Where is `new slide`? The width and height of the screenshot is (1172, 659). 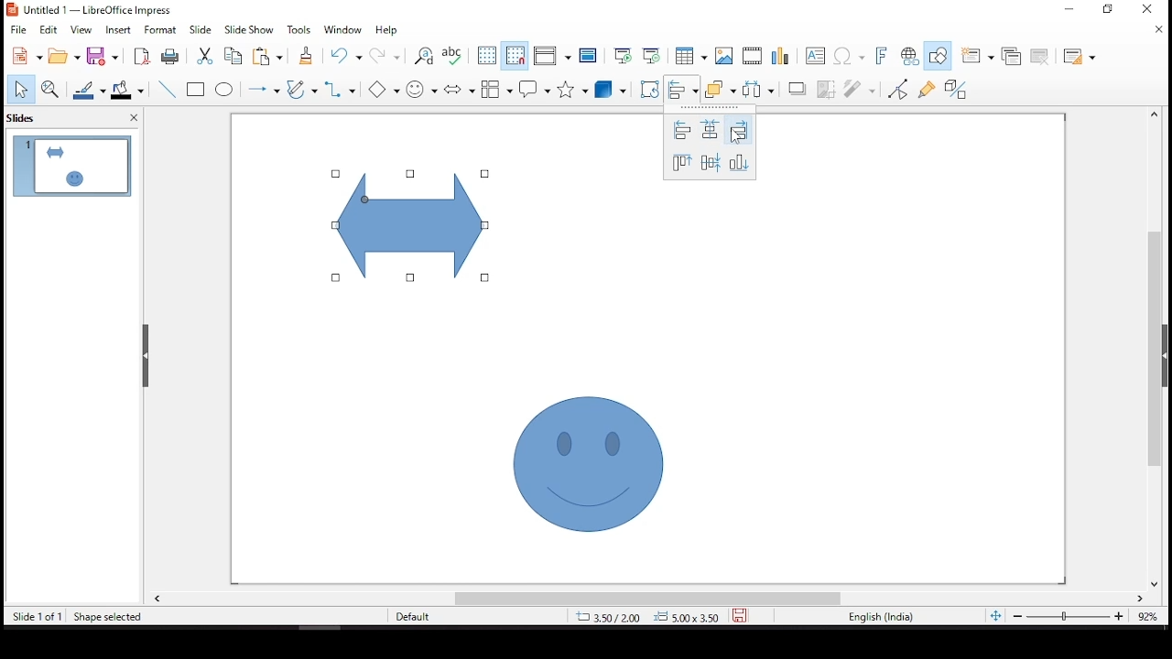
new slide is located at coordinates (977, 55).